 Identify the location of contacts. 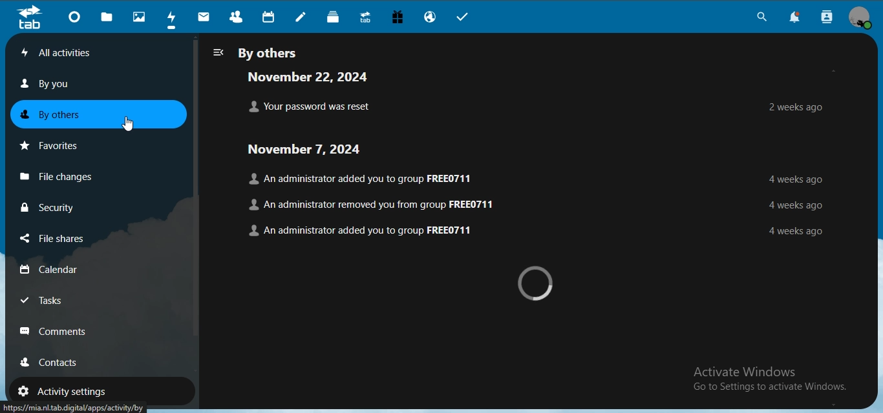
(237, 15).